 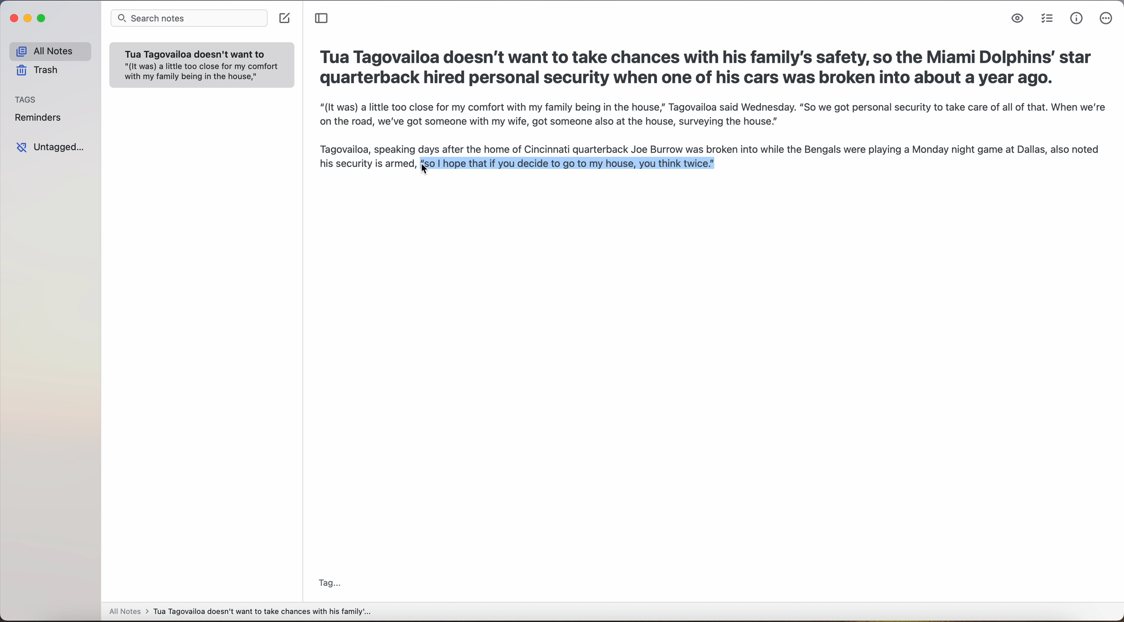 What do you see at coordinates (1047, 20) in the screenshot?
I see `check list` at bounding box center [1047, 20].